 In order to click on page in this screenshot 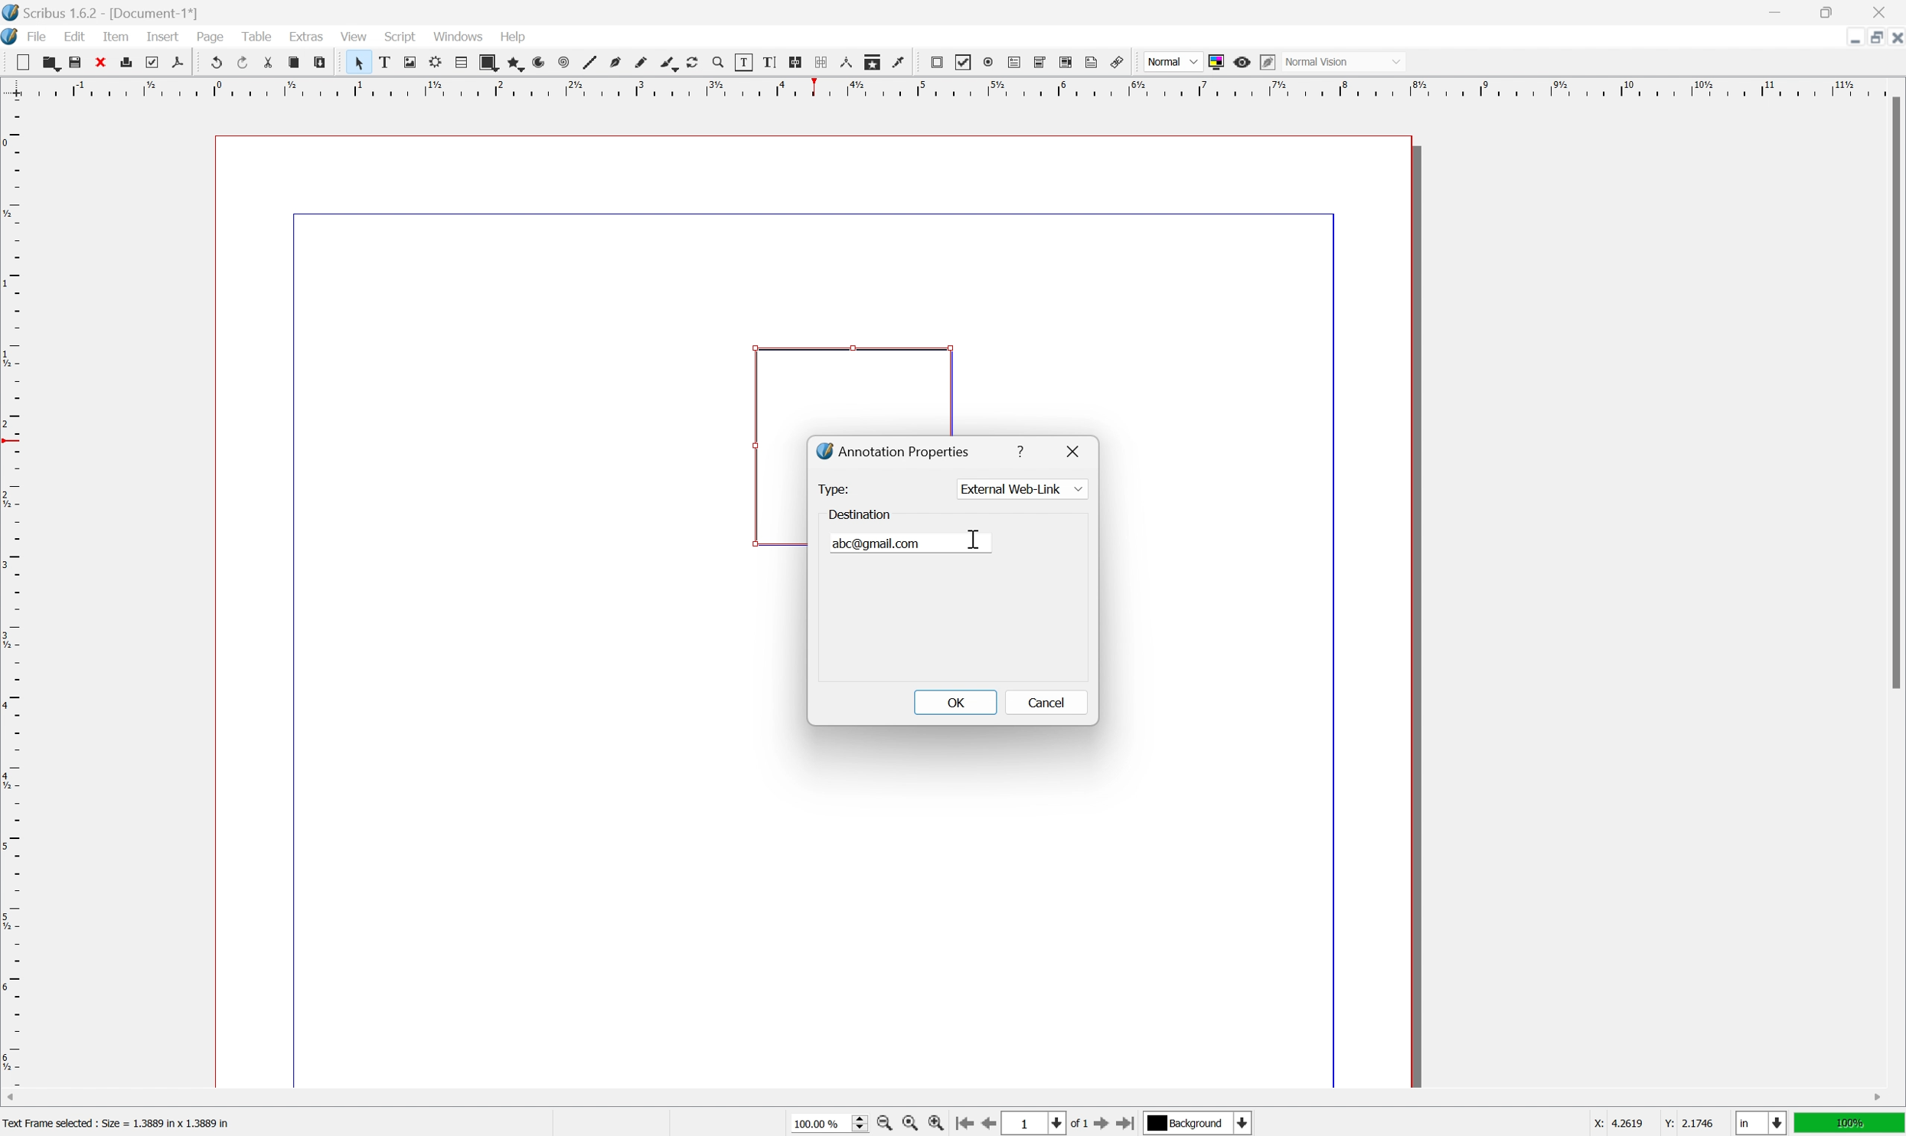, I will do `click(210, 37)`.